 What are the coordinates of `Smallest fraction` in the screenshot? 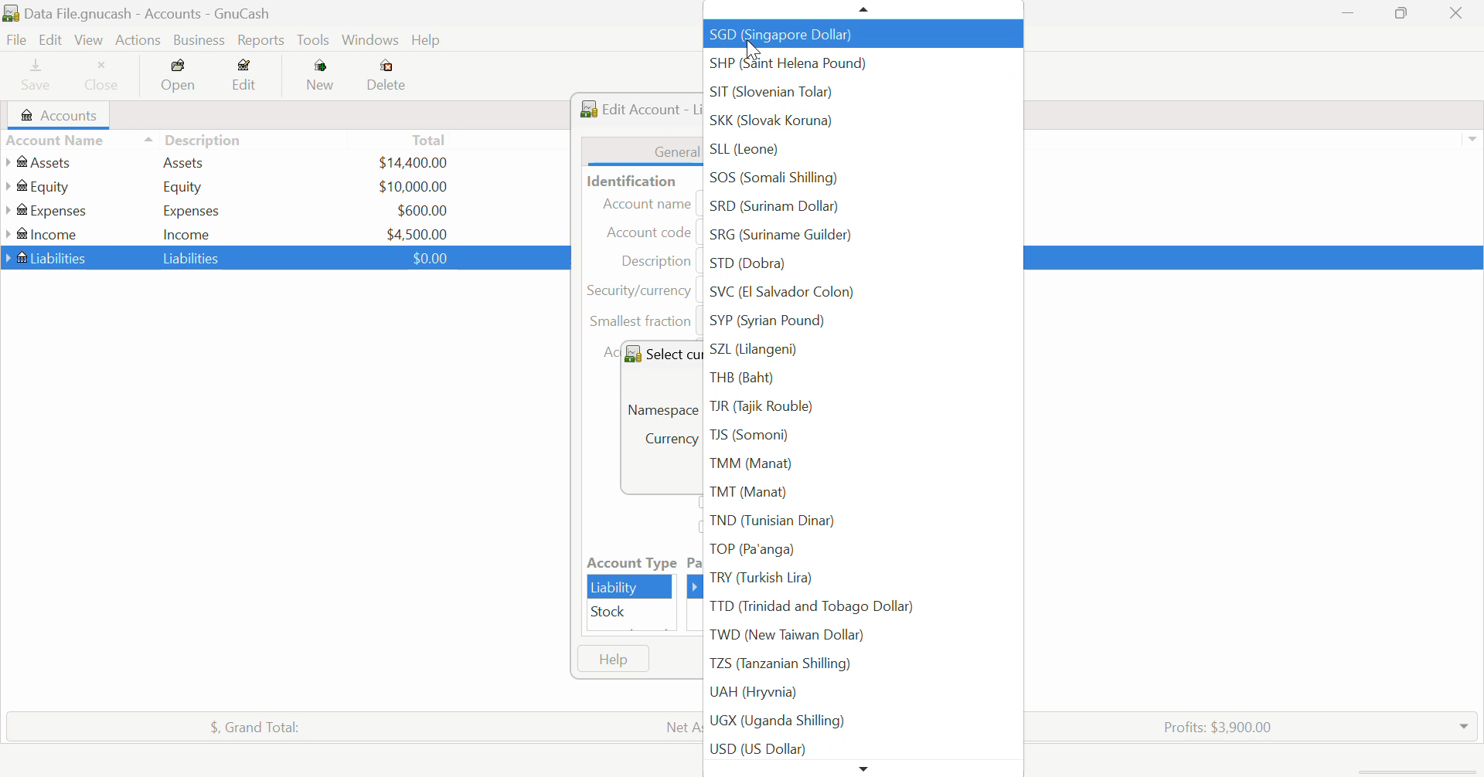 It's located at (643, 324).